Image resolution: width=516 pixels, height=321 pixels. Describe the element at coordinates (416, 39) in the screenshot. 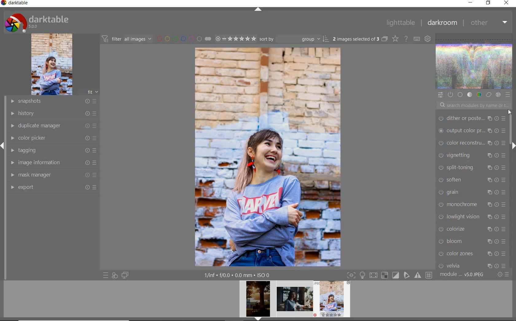

I see `DEFINE KEYBOARD SHORTCUTS` at that location.